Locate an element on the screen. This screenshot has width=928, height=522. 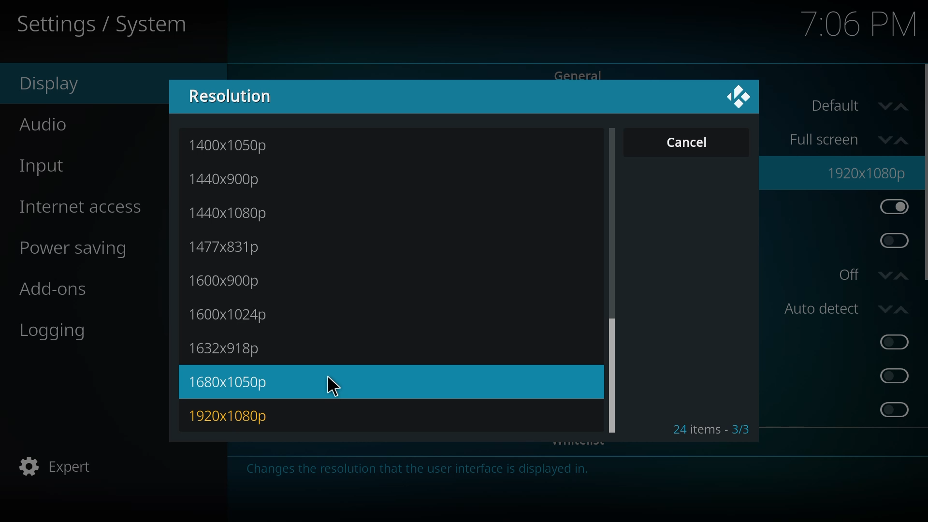
system is located at coordinates (109, 24).